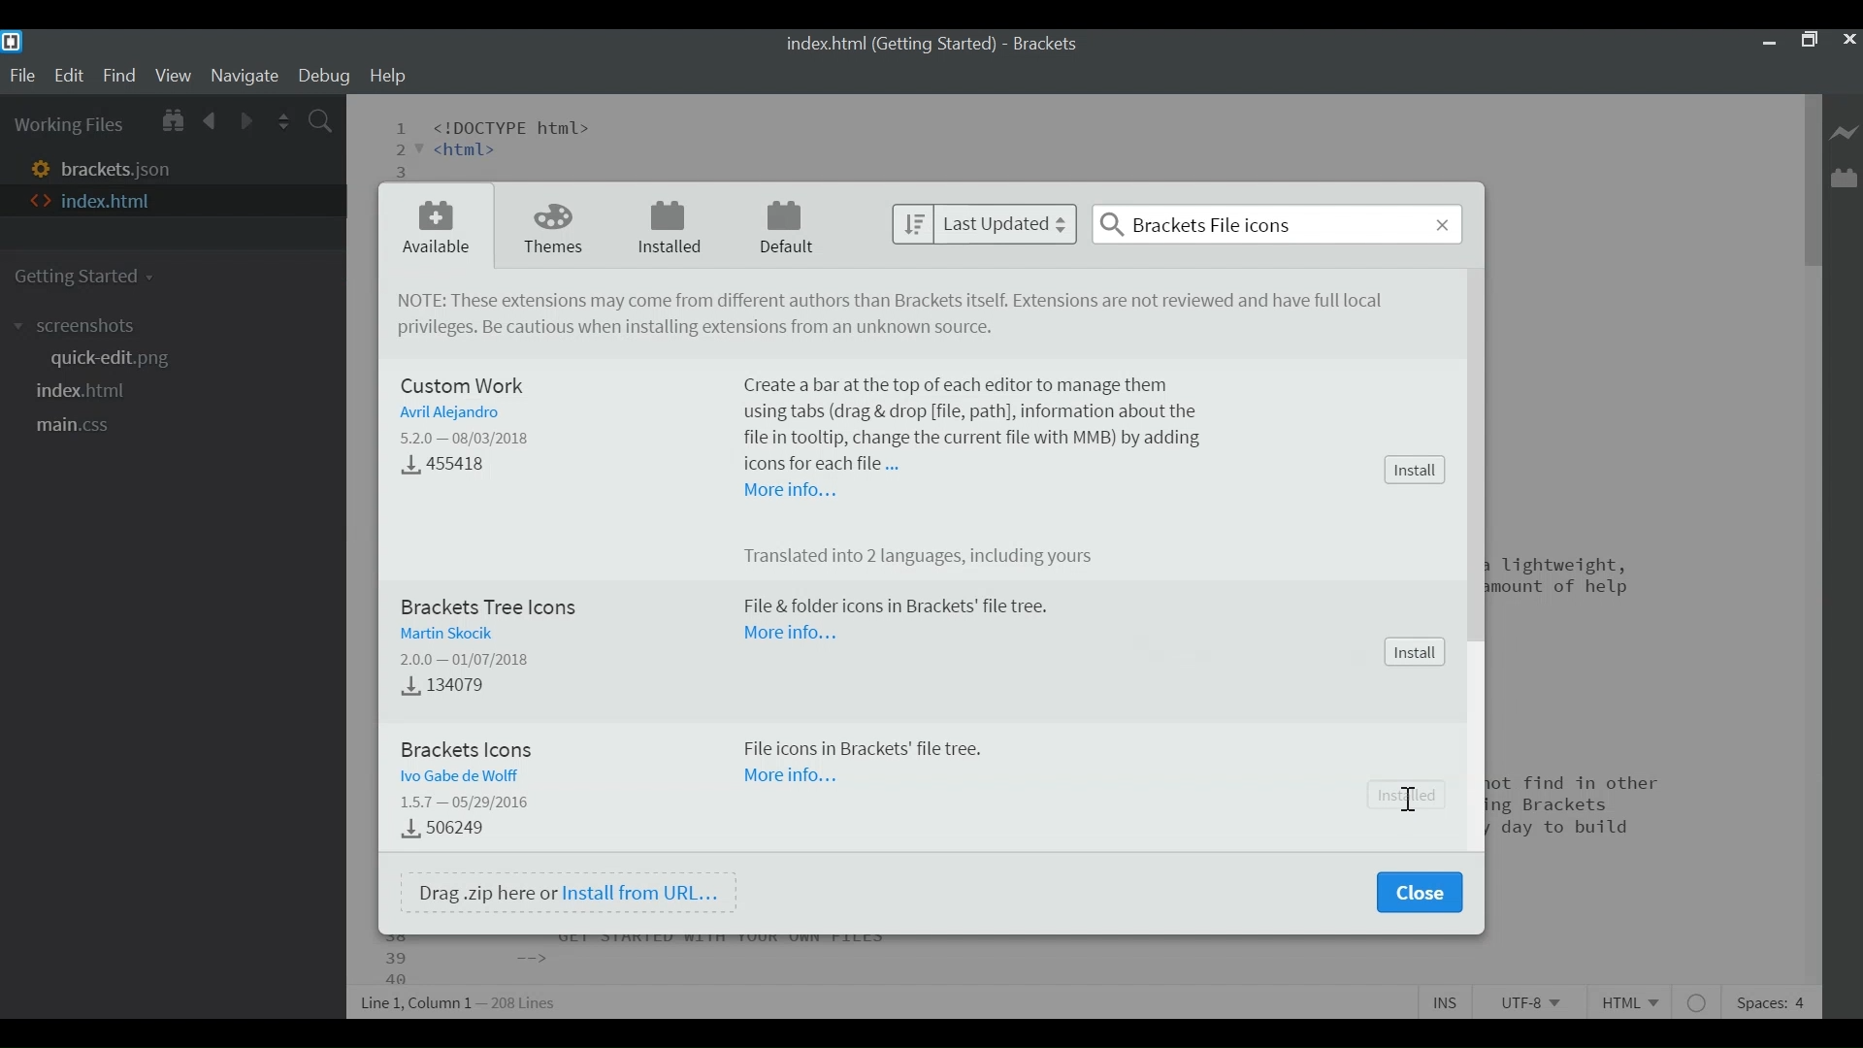 This screenshot has width=1863, height=1048. Describe the element at coordinates (931, 558) in the screenshot. I see `Translated into two languages` at that location.